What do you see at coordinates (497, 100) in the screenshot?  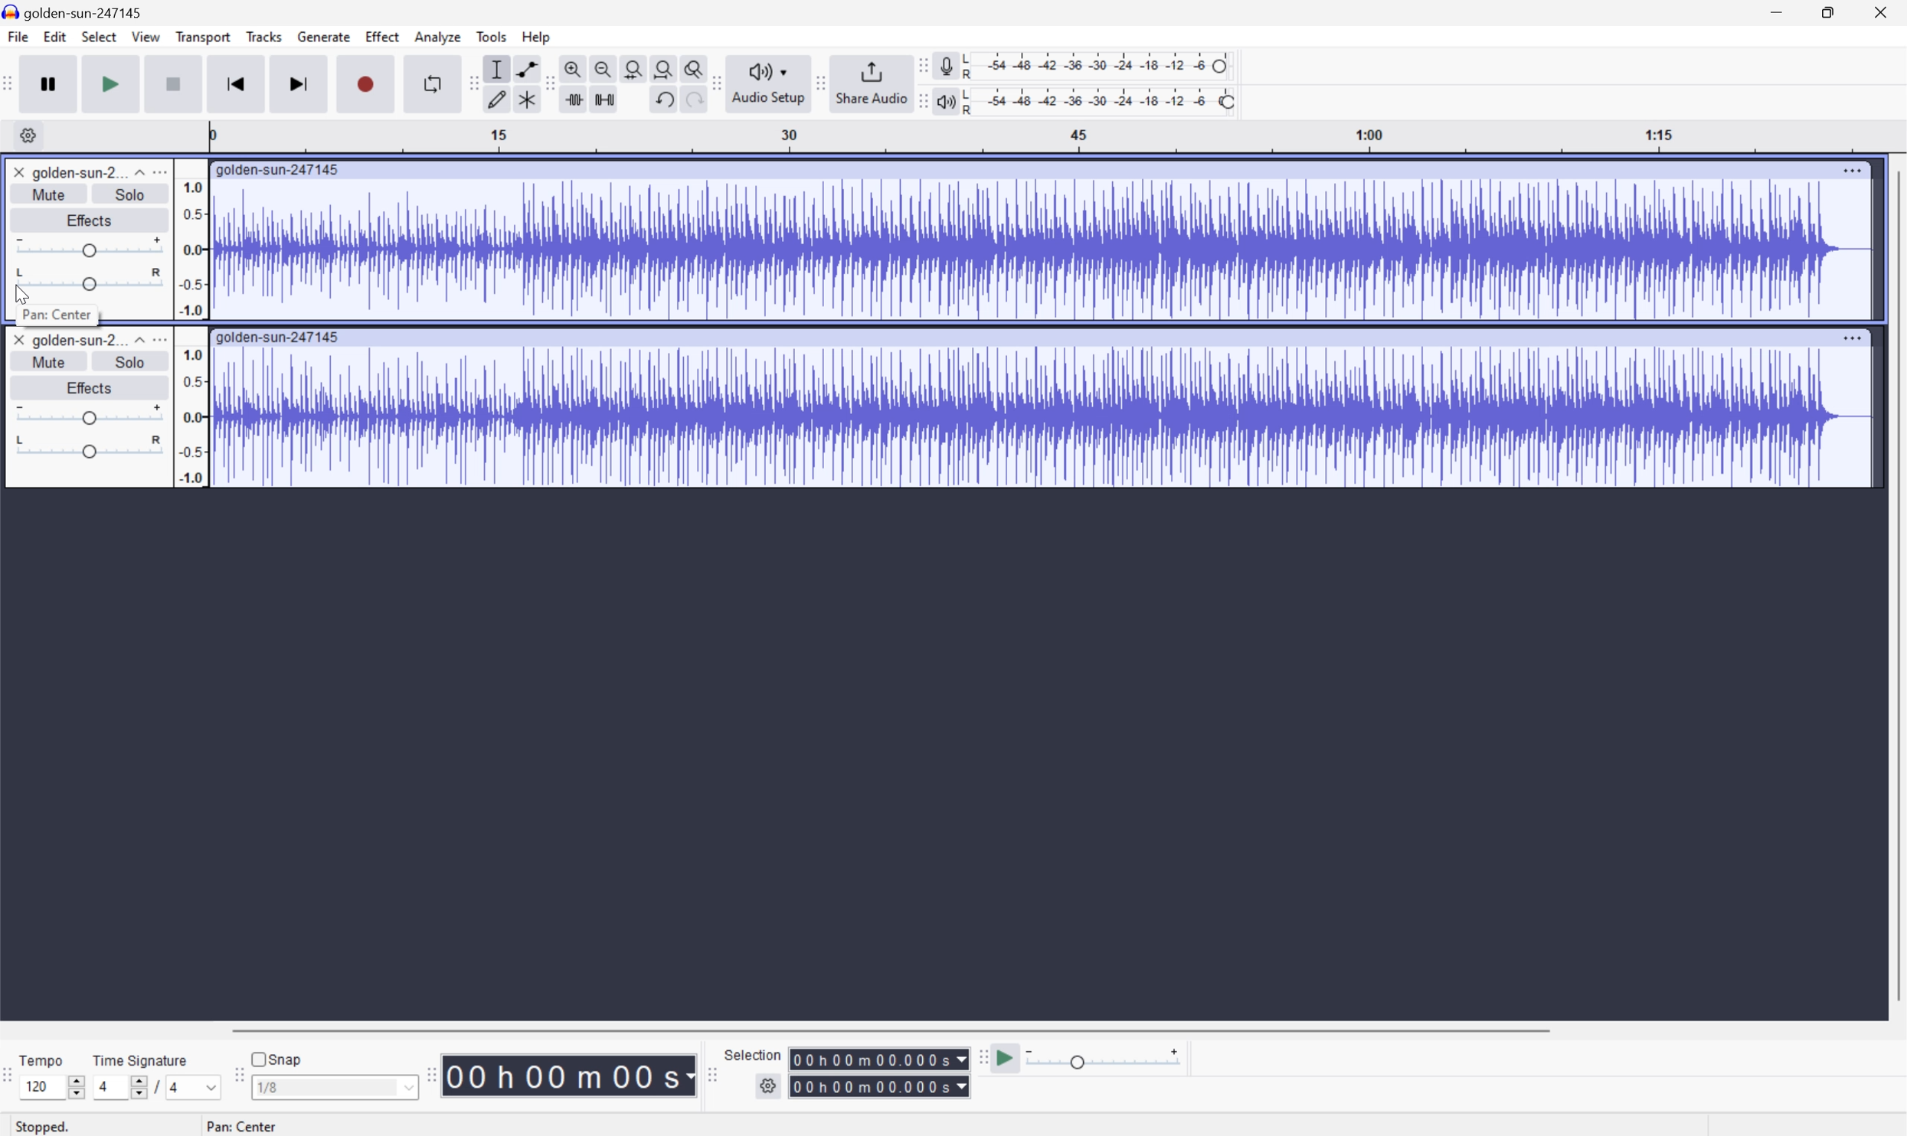 I see `Draw tool` at bounding box center [497, 100].